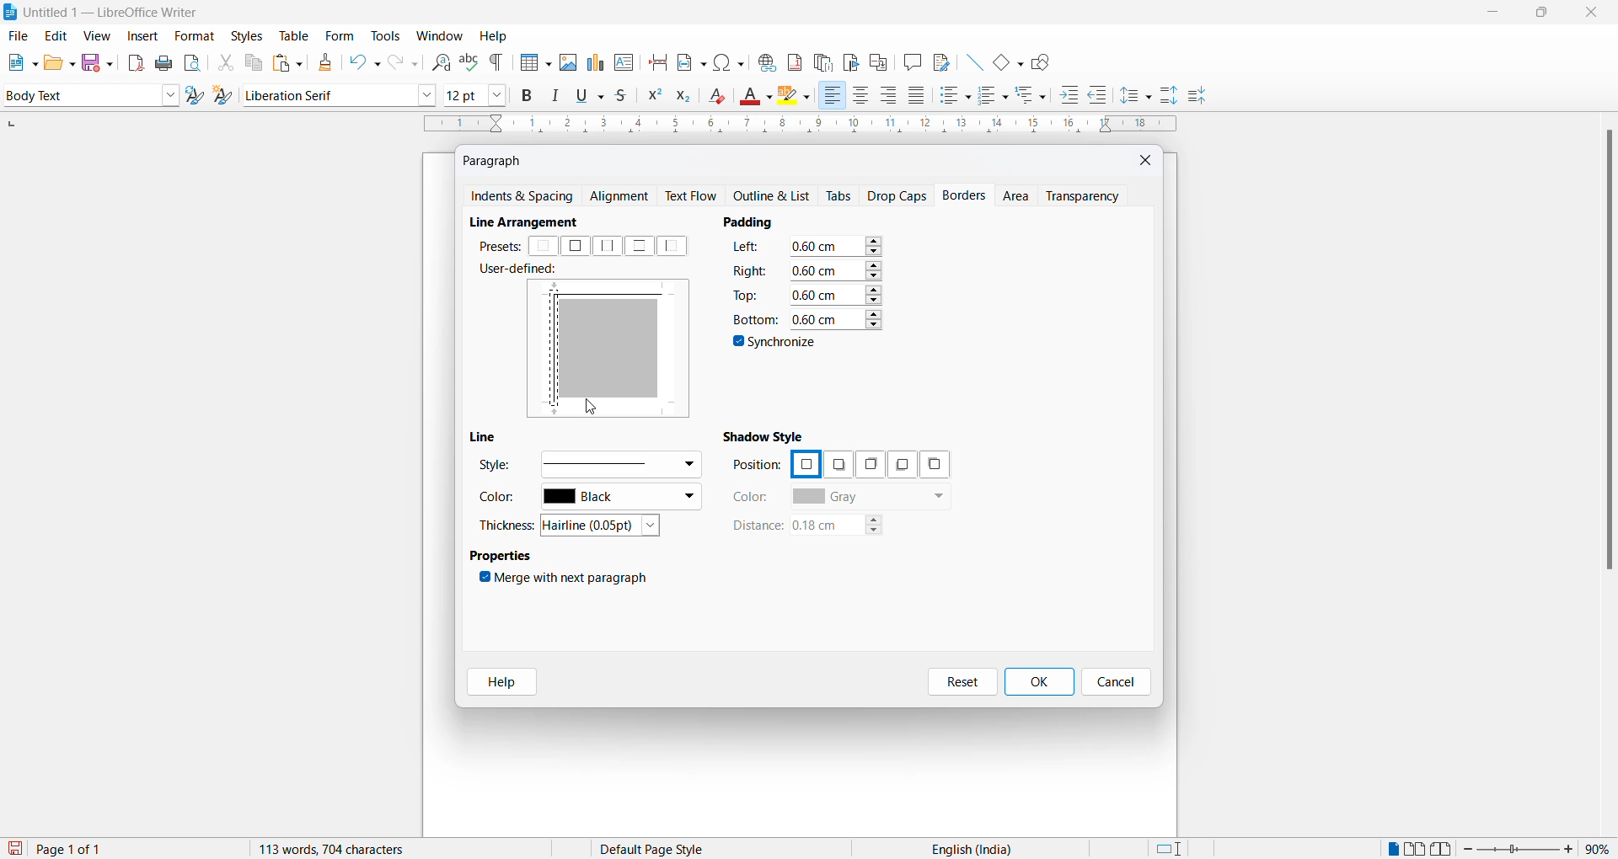 The height and width of the screenshot is (859, 1618). Describe the element at coordinates (621, 499) in the screenshot. I see `color options` at that location.